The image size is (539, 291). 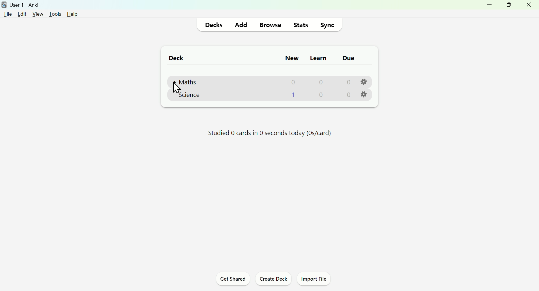 I want to click on Due, so click(x=347, y=58).